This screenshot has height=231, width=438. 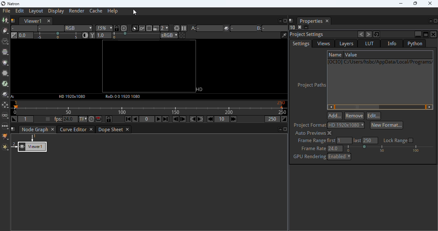 What do you see at coordinates (335, 148) in the screenshot?
I see `24` at bounding box center [335, 148].